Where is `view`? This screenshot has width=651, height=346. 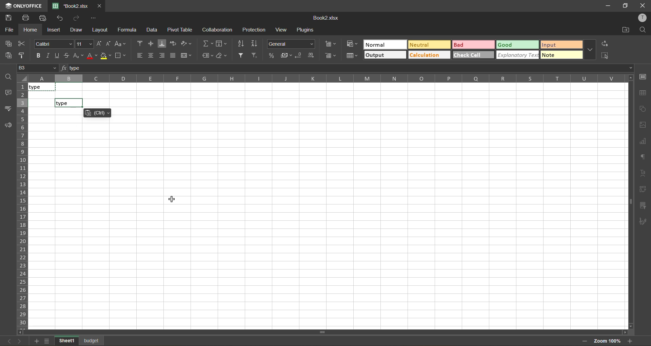 view is located at coordinates (281, 29).